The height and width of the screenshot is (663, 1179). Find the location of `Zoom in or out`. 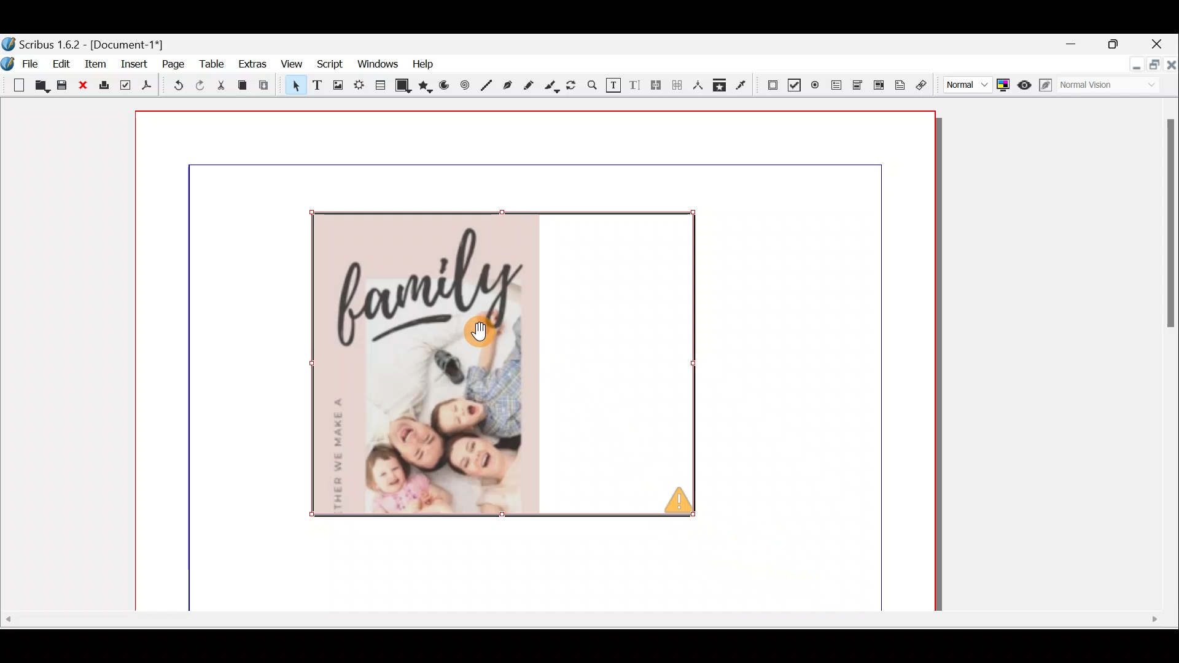

Zoom in or out is located at coordinates (591, 83).